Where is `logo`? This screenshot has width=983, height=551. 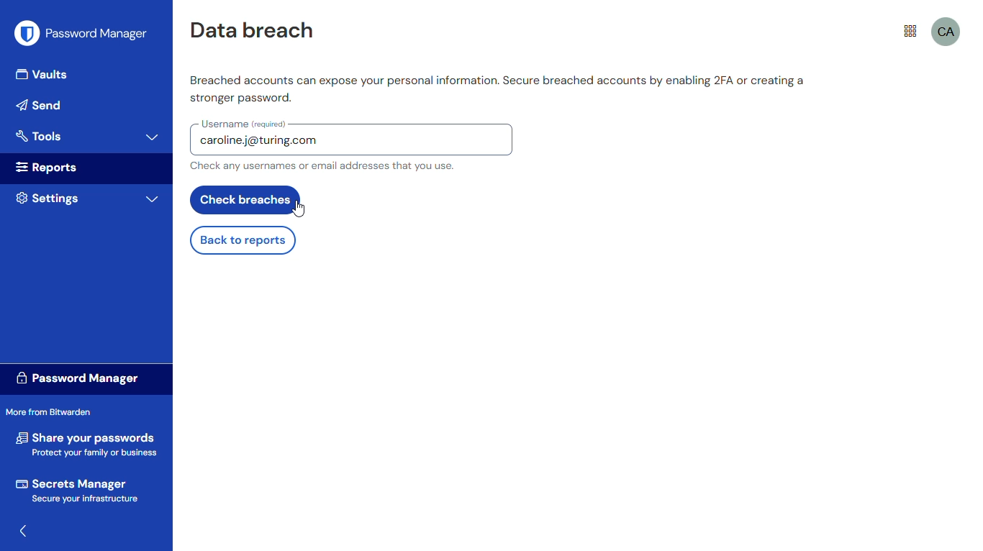
logo is located at coordinates (27, 33).